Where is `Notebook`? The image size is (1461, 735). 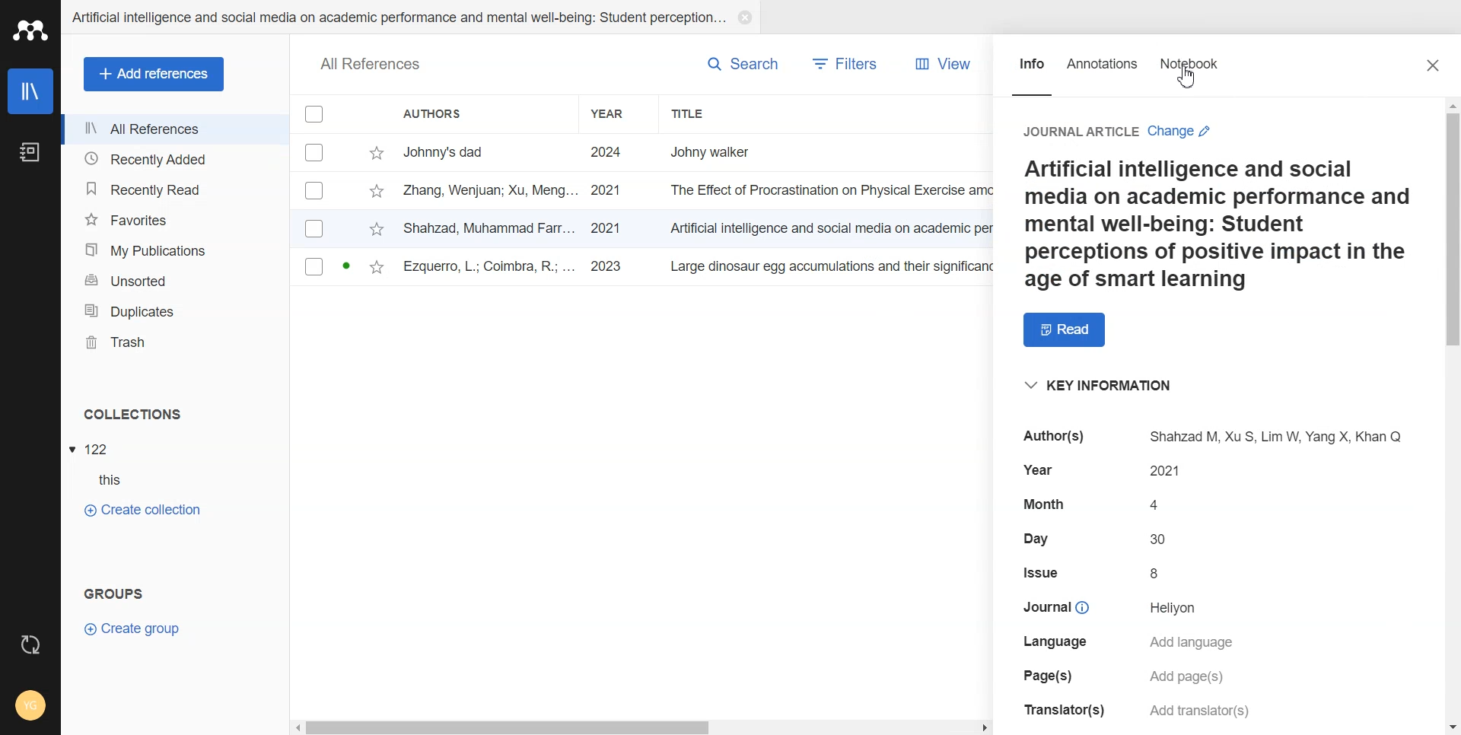
Notebook is located at coordinates (1191, 71).